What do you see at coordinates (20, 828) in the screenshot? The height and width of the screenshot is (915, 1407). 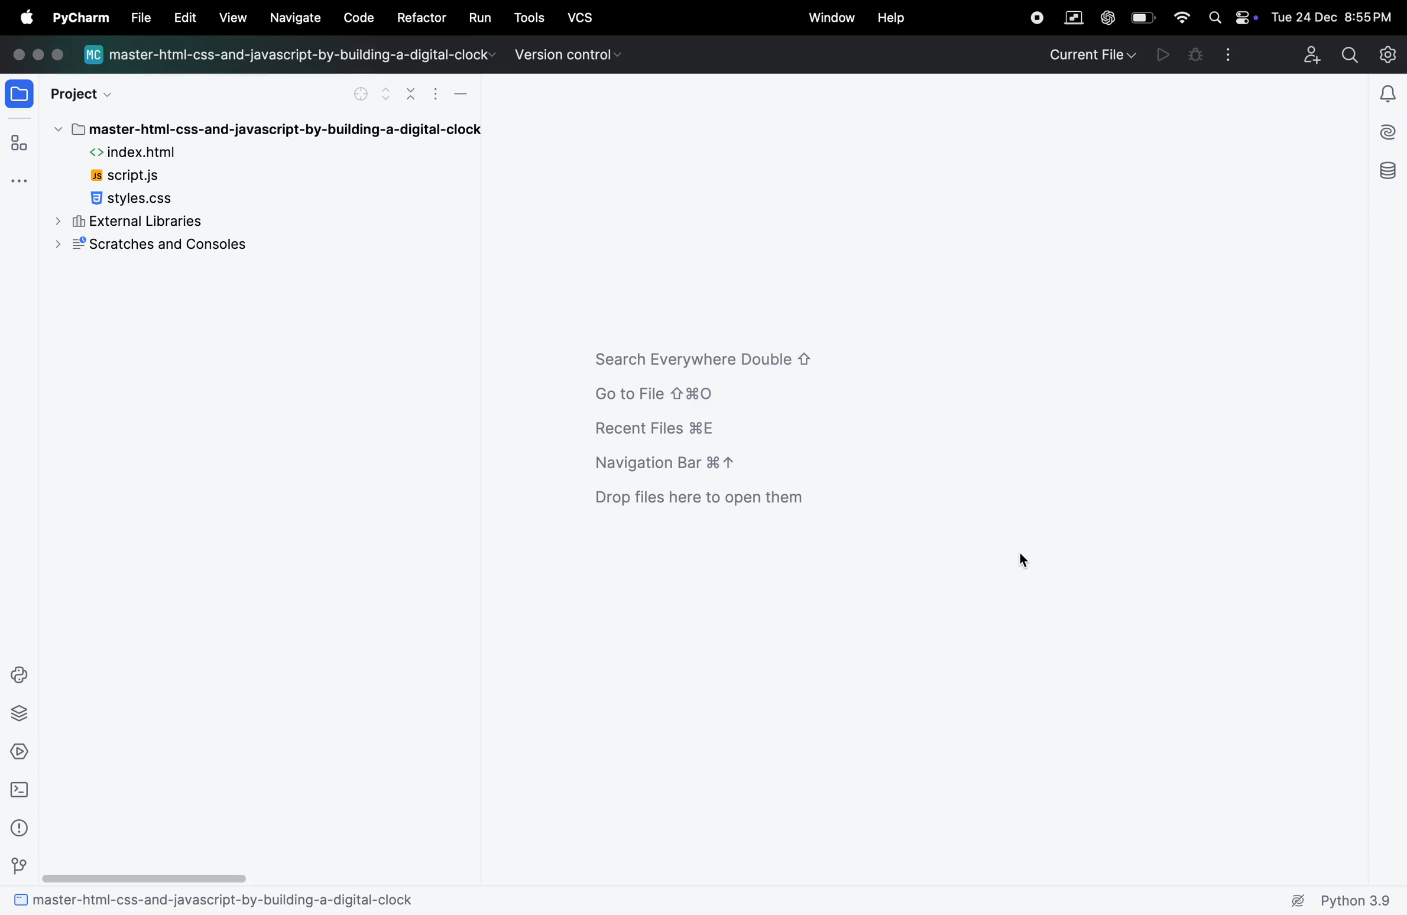 I see `problems` at bounding box center [20, 828].